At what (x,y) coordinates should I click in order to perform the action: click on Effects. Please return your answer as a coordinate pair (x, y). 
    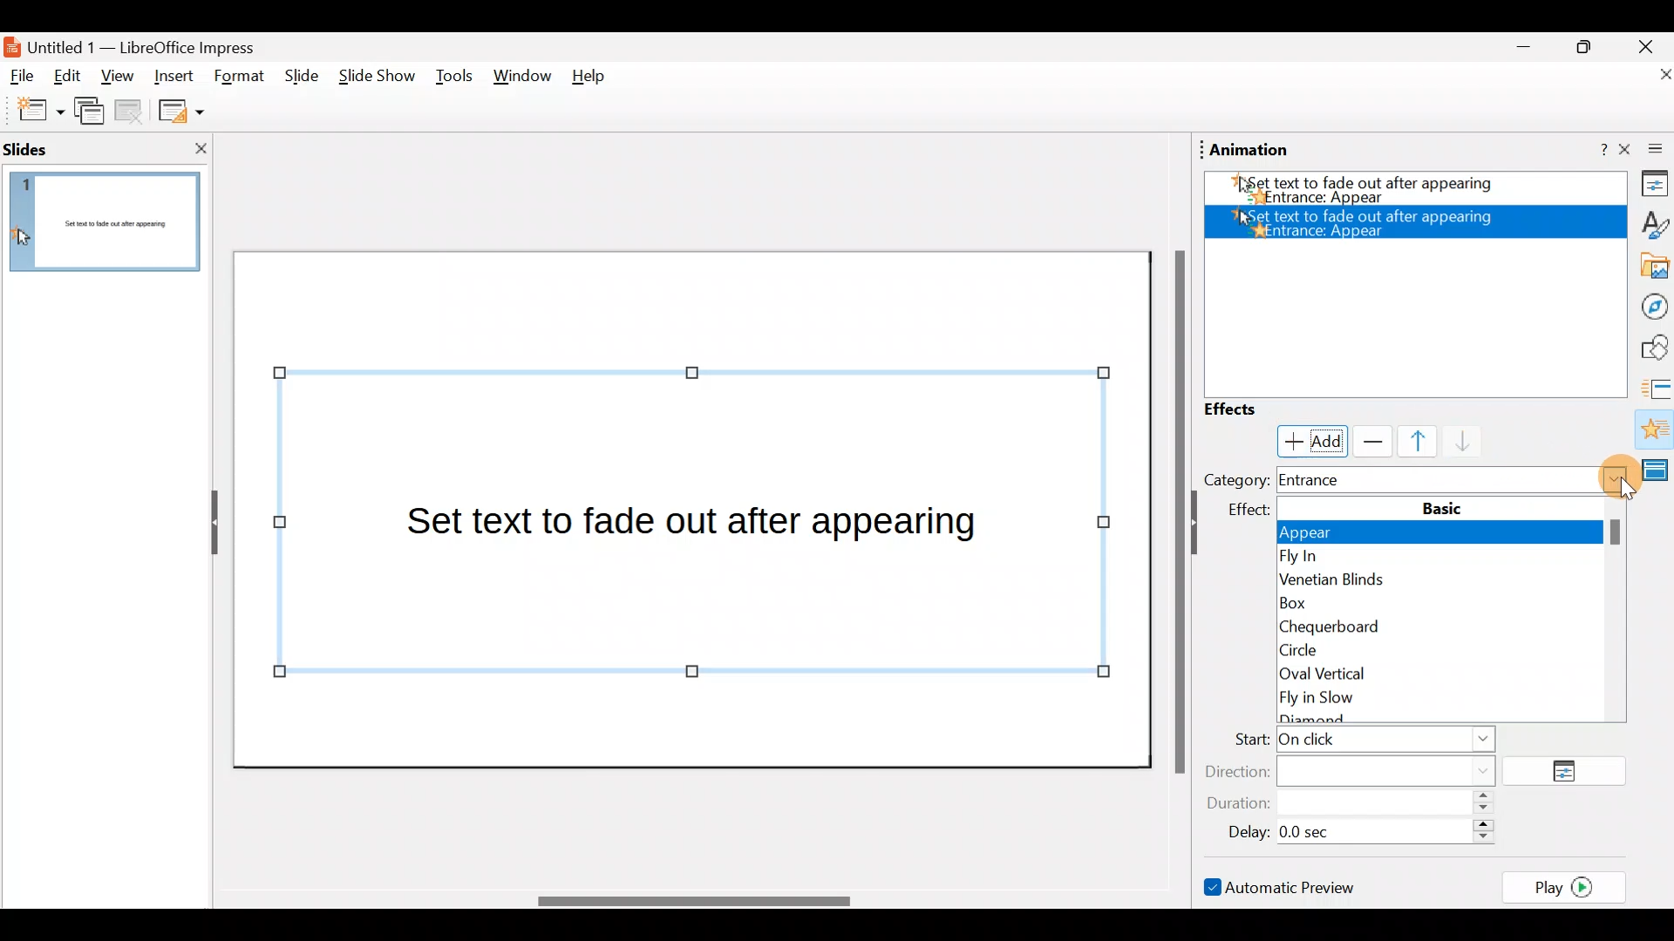
    Looking at the image, I should click on (1247, 410).